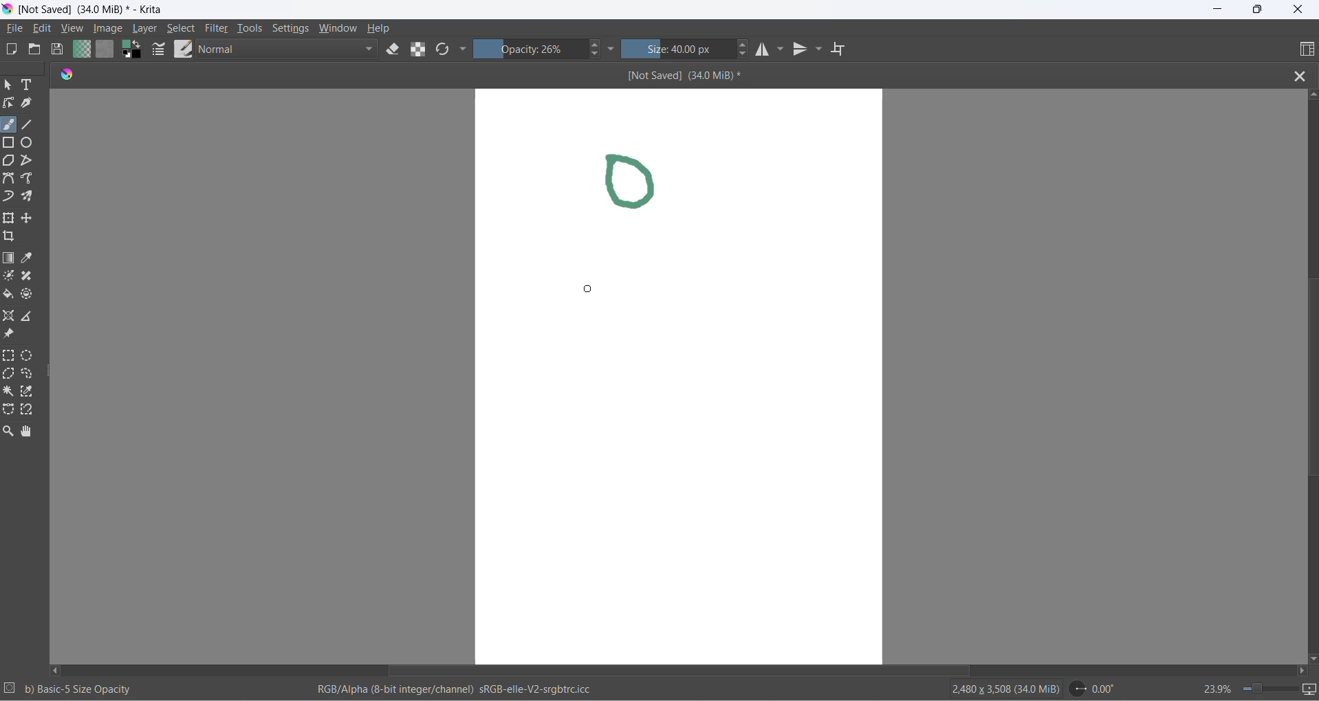 The image size is (1319, 701). Describe the element at coordinates (34, 143) in the screenshot. I see `ellipse tool` at that location.